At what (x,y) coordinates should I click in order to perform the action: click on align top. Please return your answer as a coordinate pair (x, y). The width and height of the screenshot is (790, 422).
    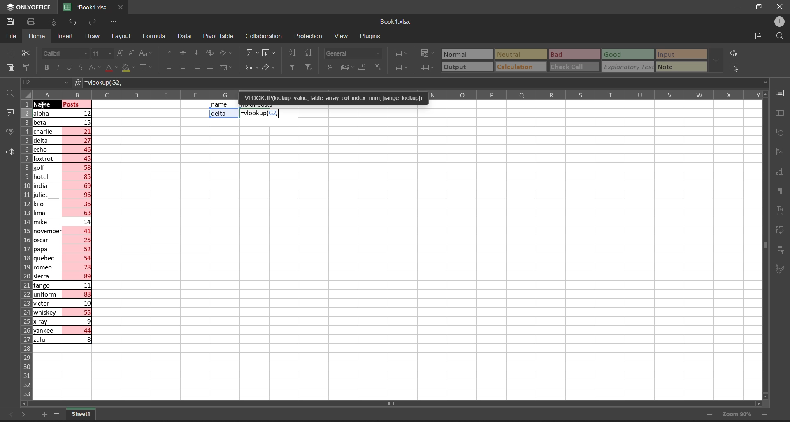
    Looking at the image, I should click on (168, 53).